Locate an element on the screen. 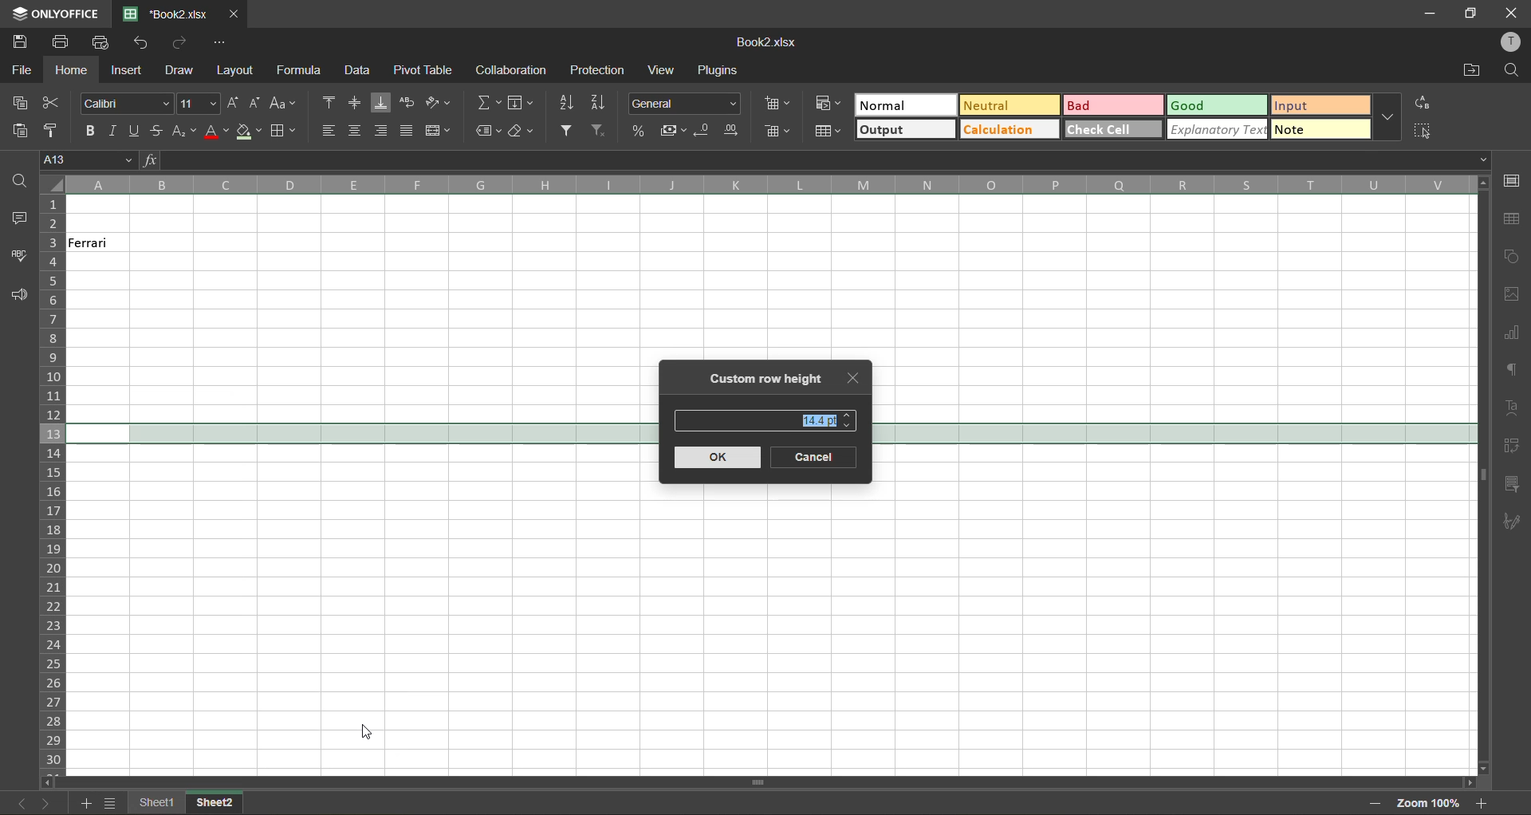 This screenshot has width=1531, height=815. scrollbar is located at coordinates (758, 782).